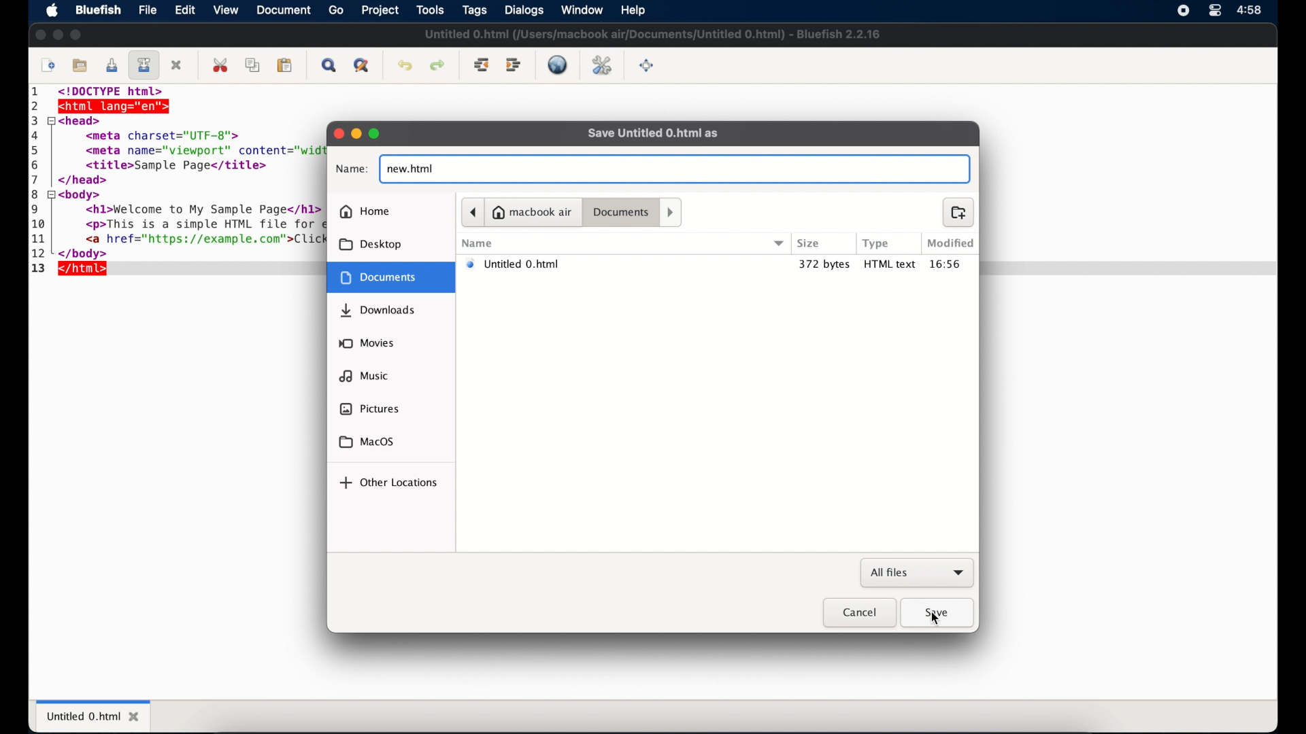 The height and width of the screenshot is (734, 1306). I want to click on close, so click(338, 134).